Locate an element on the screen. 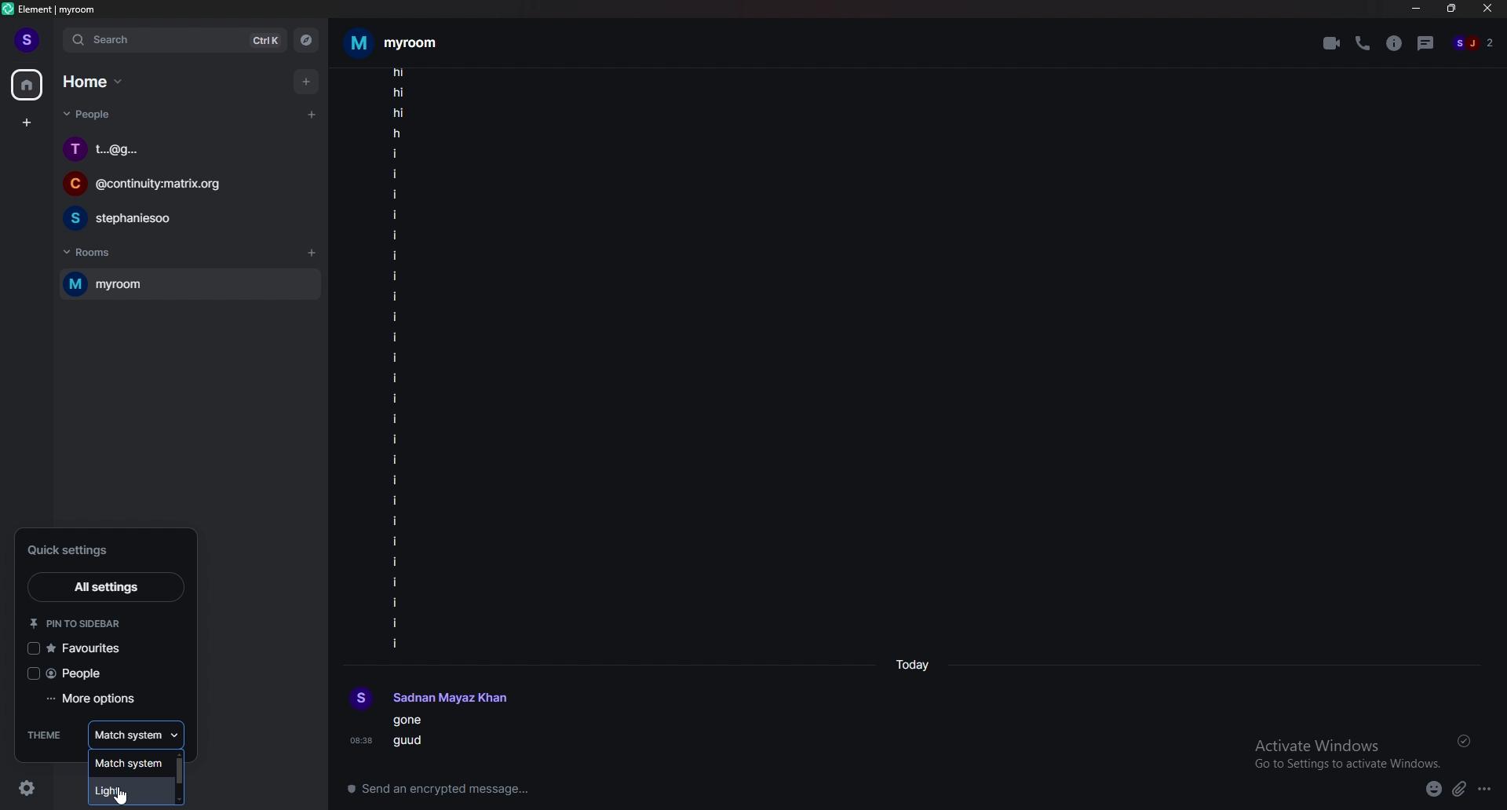  chat is located at coordinates (173, 183).